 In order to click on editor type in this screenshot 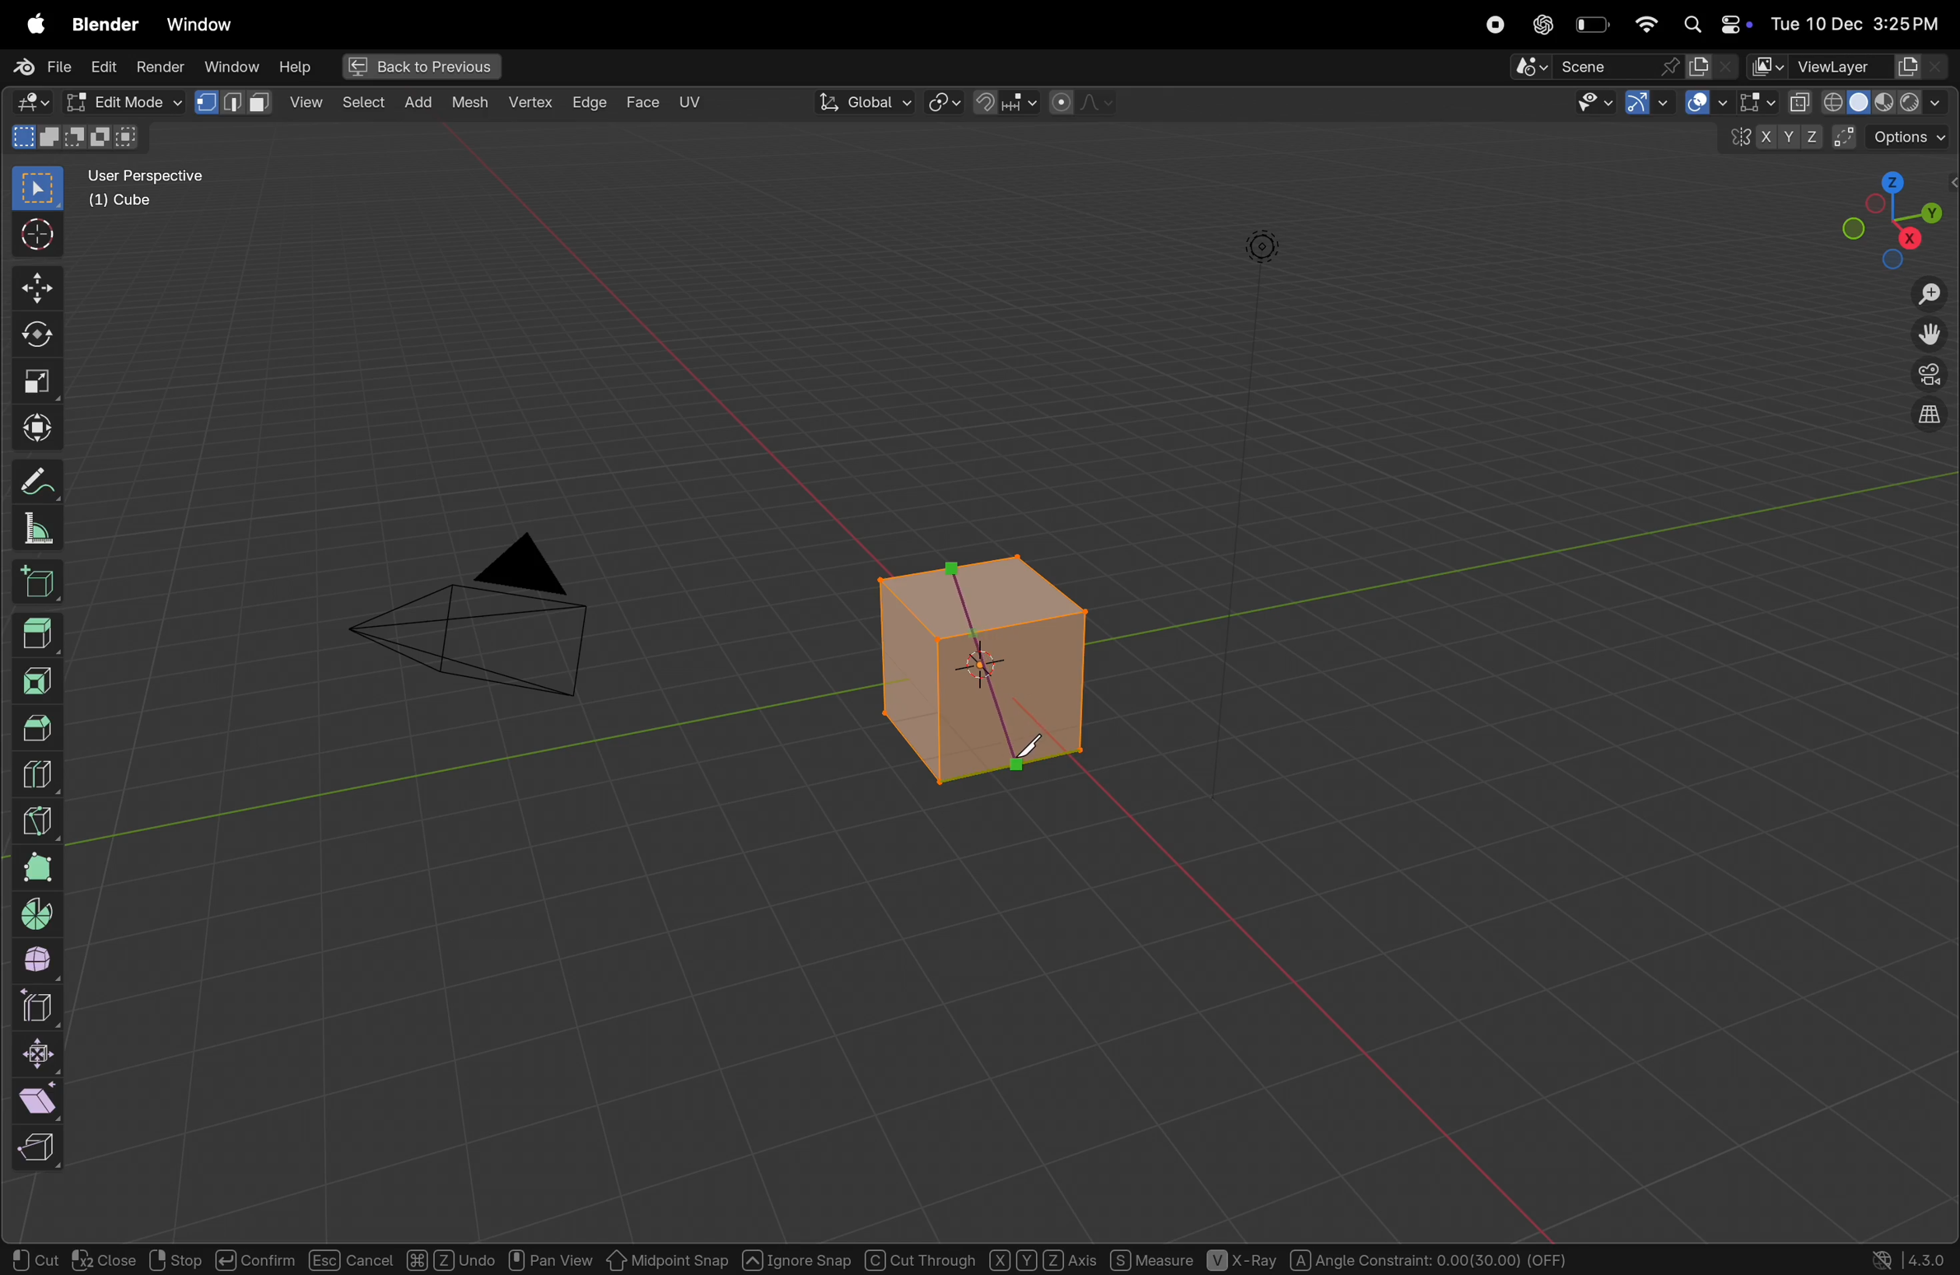, I will do `click(27, 103)`.